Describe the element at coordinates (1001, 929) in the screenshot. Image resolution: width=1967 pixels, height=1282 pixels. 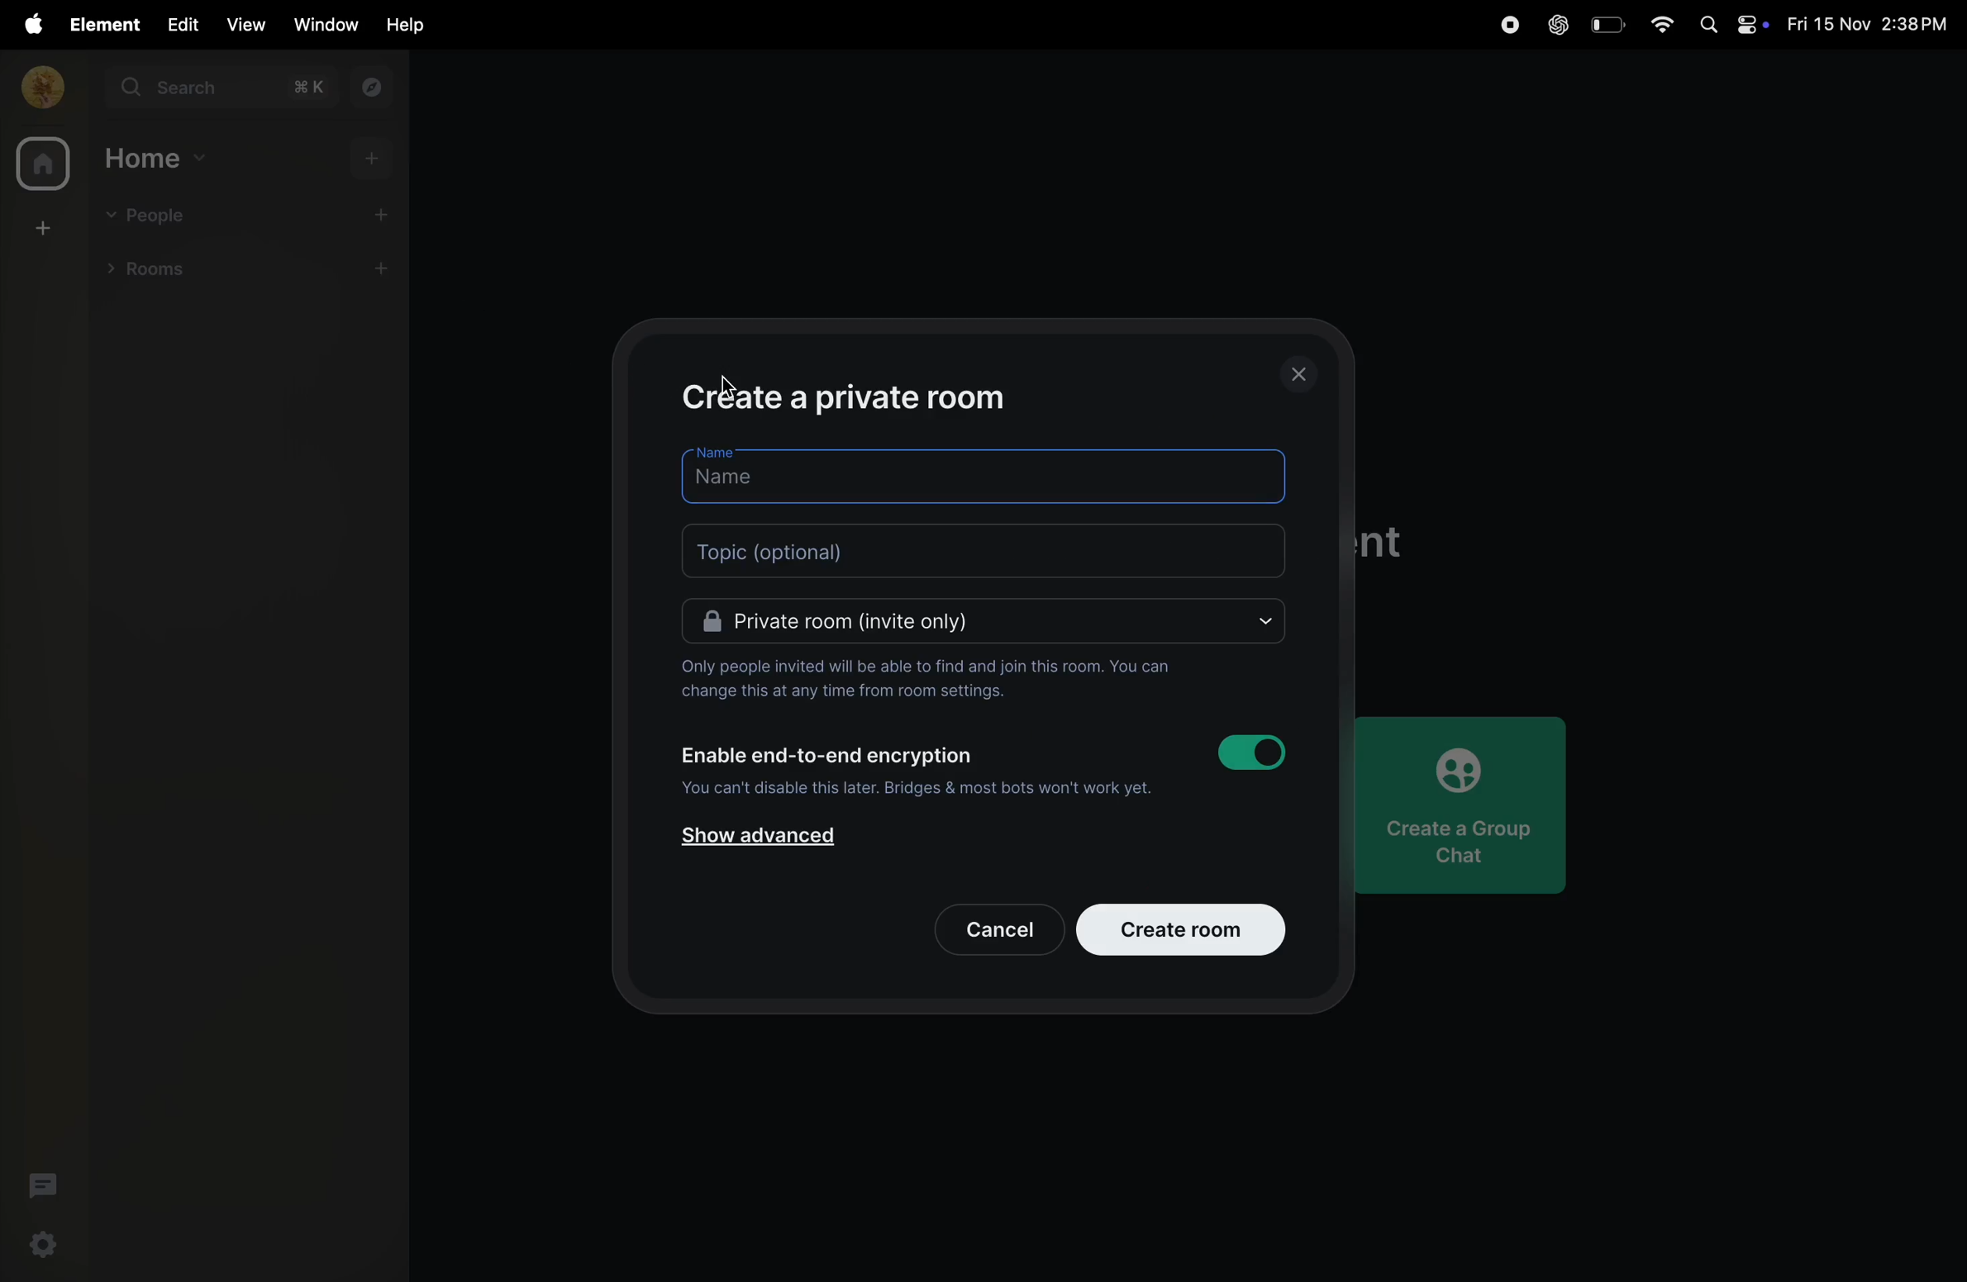
I see `cancel` at that location.